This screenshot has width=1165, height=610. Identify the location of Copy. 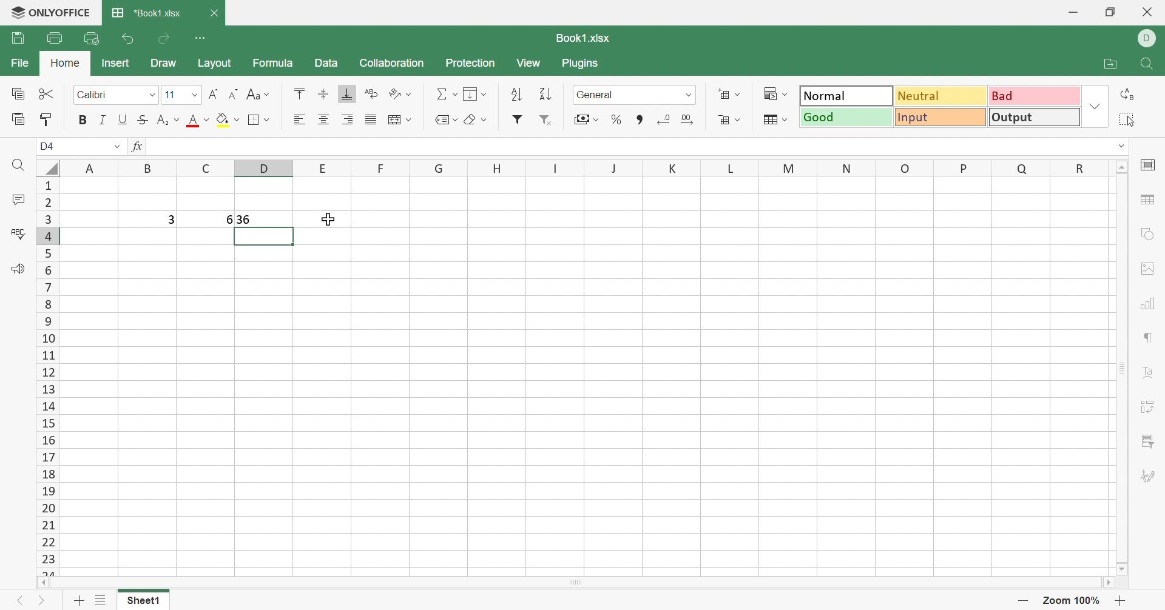
(18, 92).